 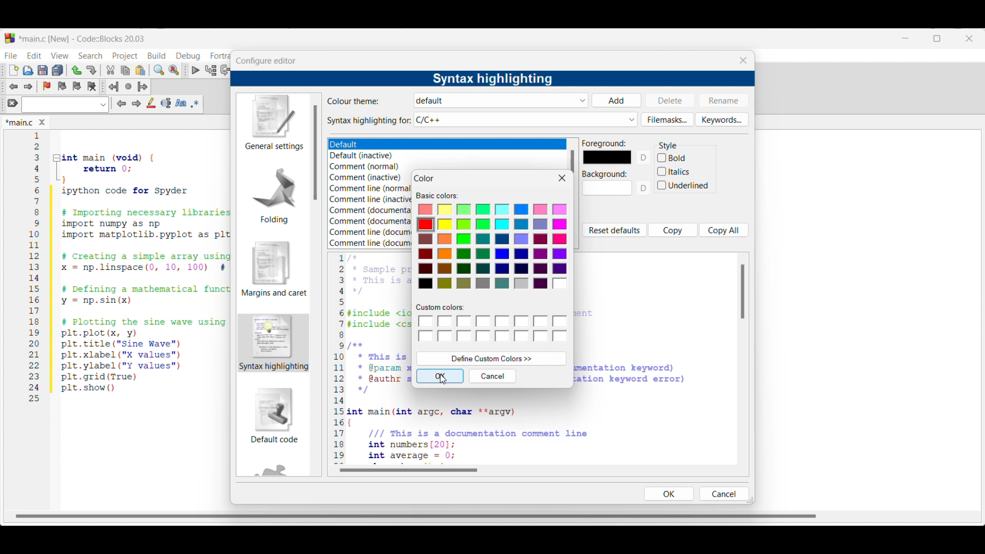 What do you see at coordinates (43, 70) in the screenshot?
I see `Save` at bounding box center [43, 70].